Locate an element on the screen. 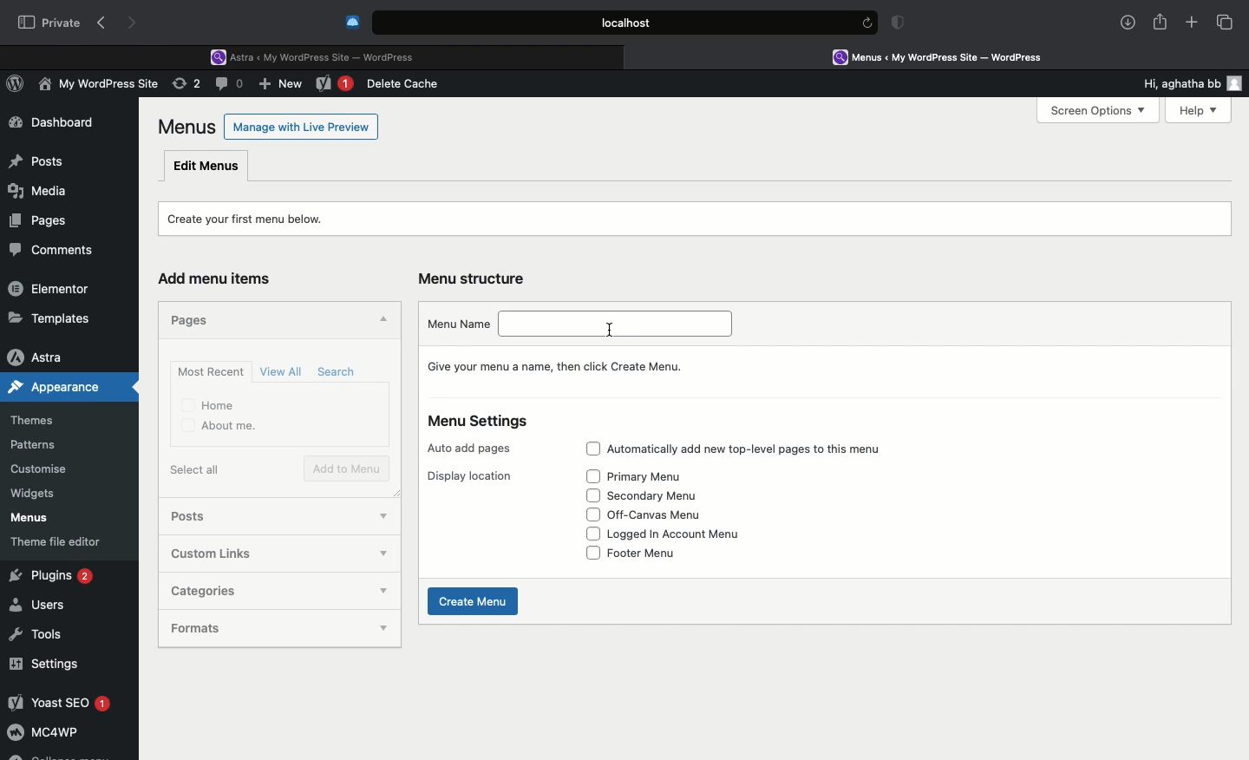  MC4WP is located at coordinates (43, 735).